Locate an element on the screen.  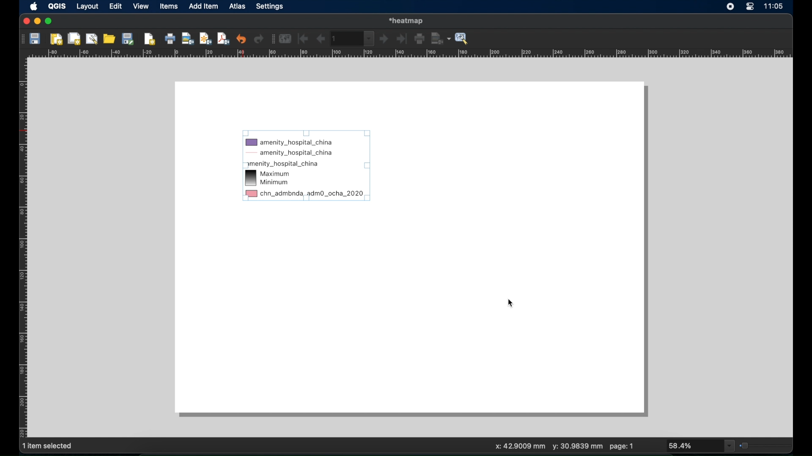
page: 1 is located at coordinates (622, 446).